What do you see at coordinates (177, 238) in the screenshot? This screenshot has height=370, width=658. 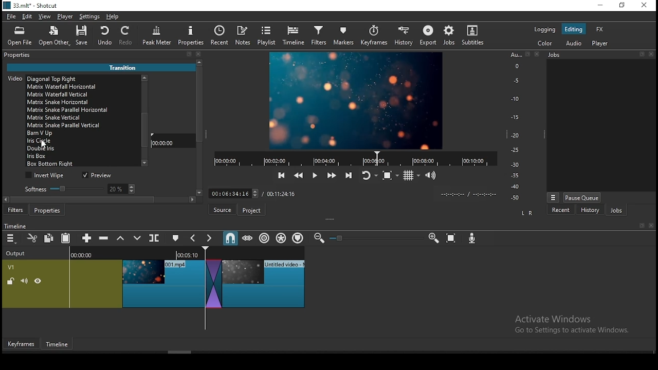 I see `create/edit marker` at bounding box center [177, 238].